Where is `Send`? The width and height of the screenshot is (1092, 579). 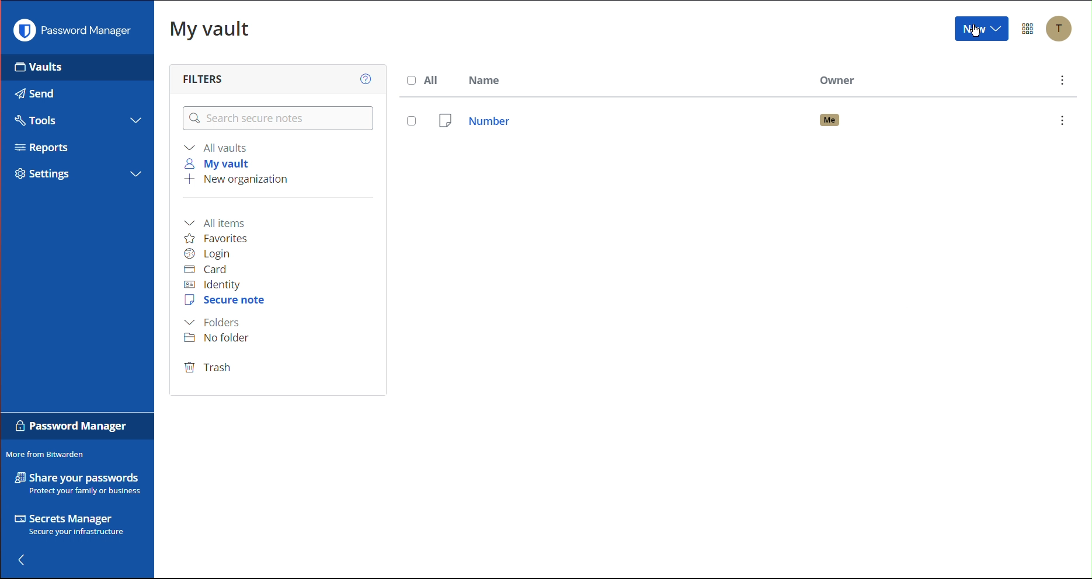
Send is located at coordinates (32, 90).